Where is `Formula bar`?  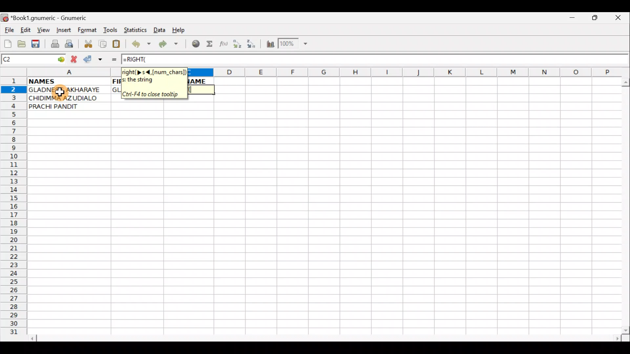 Formula bar is located at coordinates (398, 59).